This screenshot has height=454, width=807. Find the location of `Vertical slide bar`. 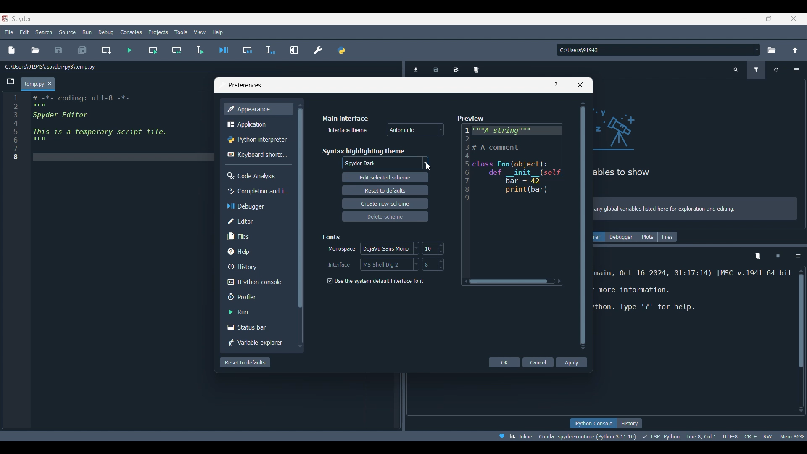

Vertical slide bar is located at coordinates (583, 225).